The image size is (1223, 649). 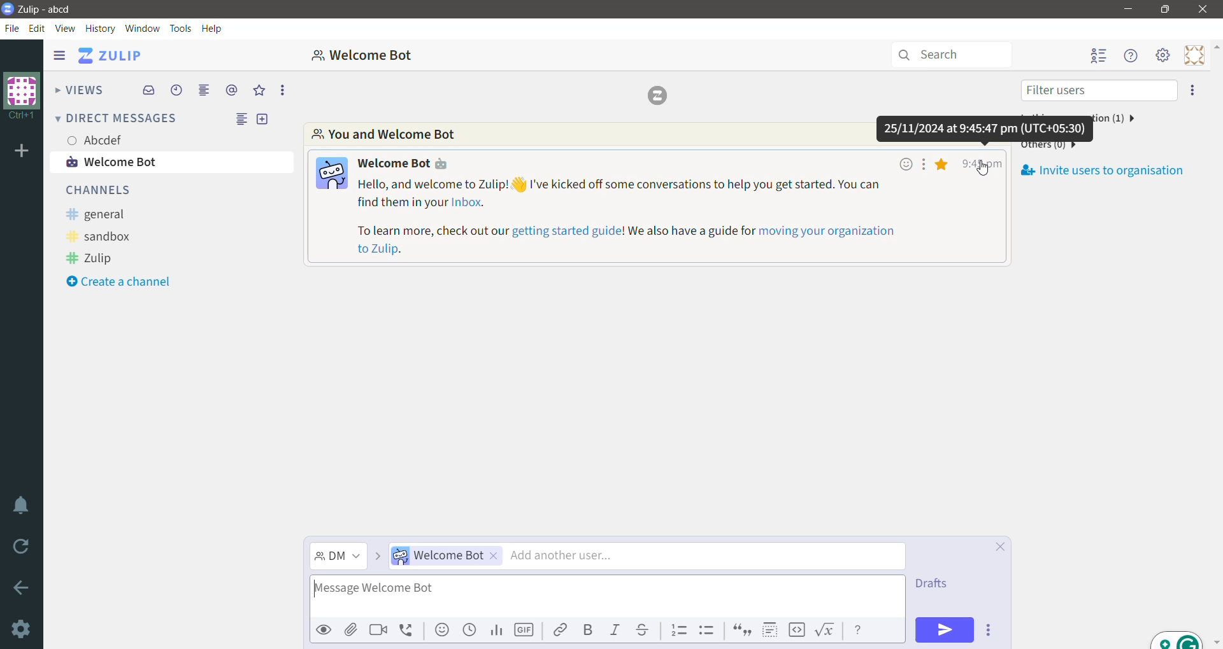 I want to click on Message content, so click(x=678, y=218).